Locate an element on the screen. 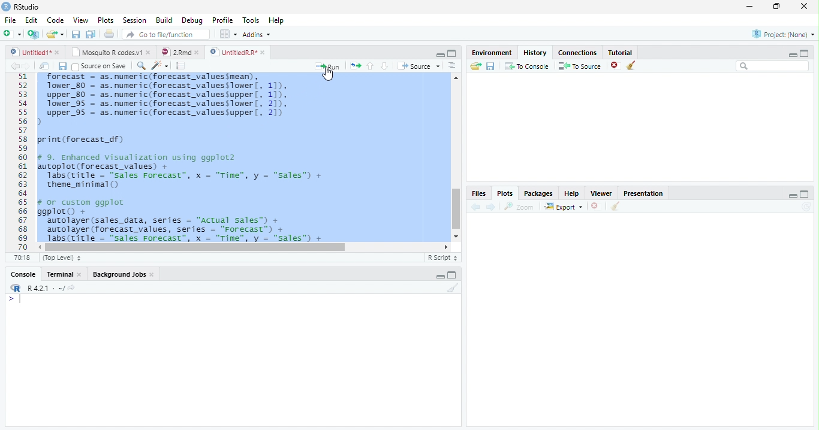  Clean is located at coordinates (615, 207).